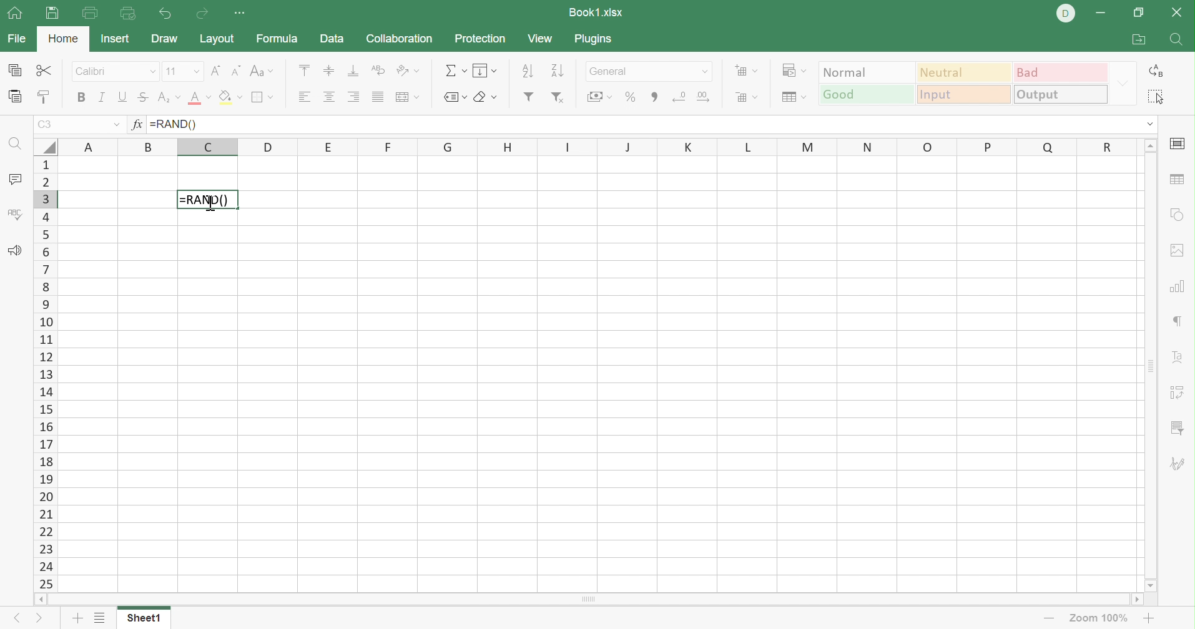 This screenshot has height=629, width=1195. What do you see at coordinates (234, 71) in the screenshot?
I see `Decrement font size` at bounding box center [234, 71].